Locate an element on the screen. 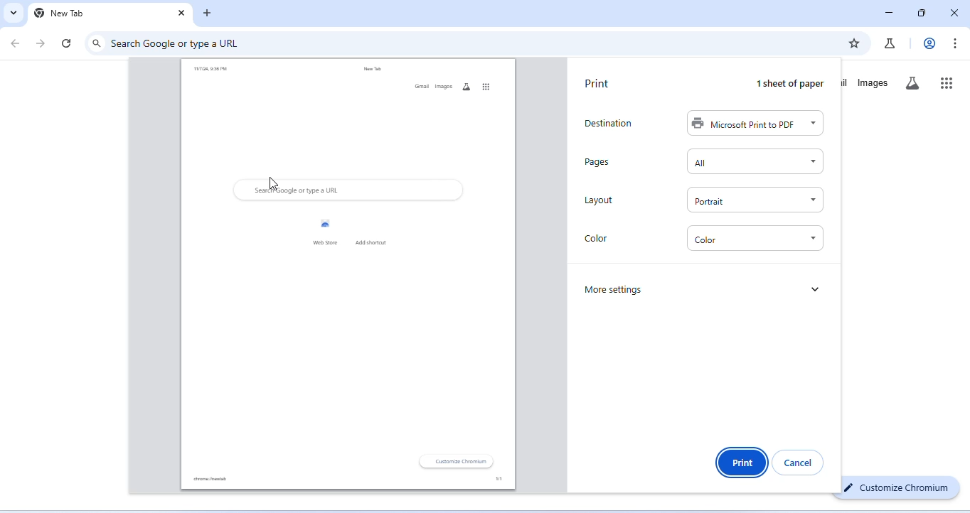 The width and height of the screenshot is (970, 513). google apps is located at coordinates (947, 82).